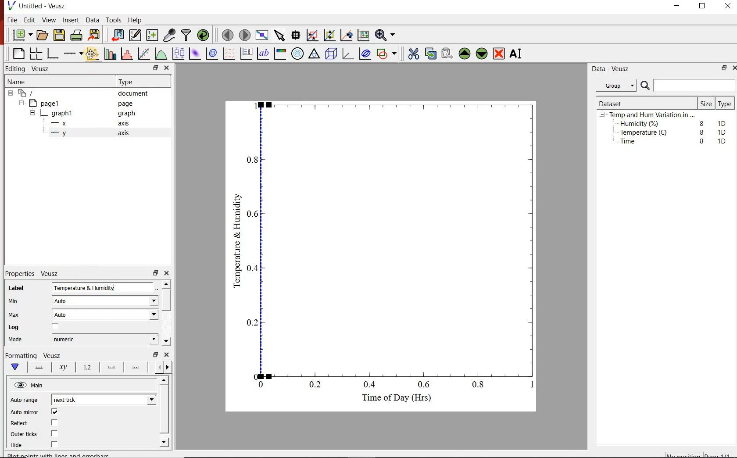 This screenshot has width=737, height=458. I want to click on Outer ticks, so click(43, 435).